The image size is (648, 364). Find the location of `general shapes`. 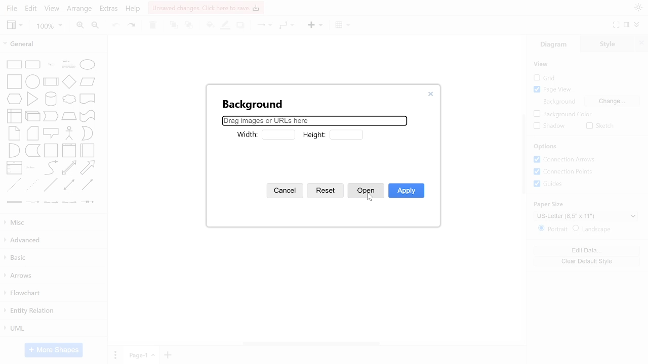

general shapes is located at coordinates (66, 63).